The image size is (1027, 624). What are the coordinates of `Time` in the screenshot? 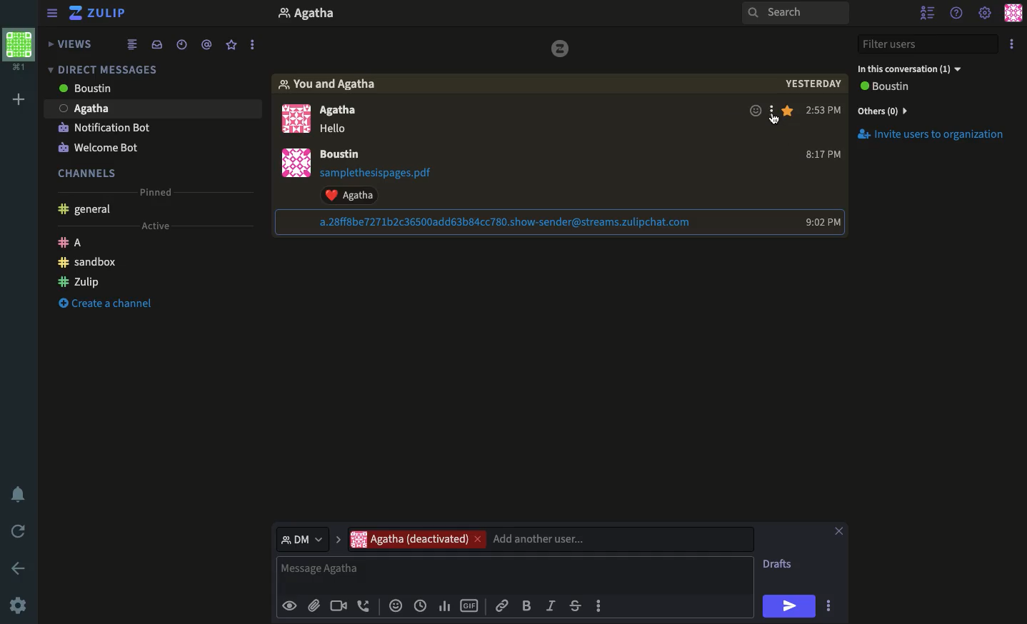 It's located at (181, 43).